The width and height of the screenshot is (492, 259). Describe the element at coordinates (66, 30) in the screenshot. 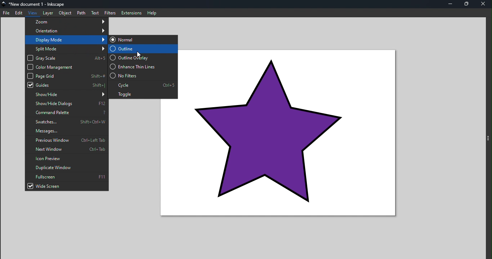

I see `Orientation` at that location.